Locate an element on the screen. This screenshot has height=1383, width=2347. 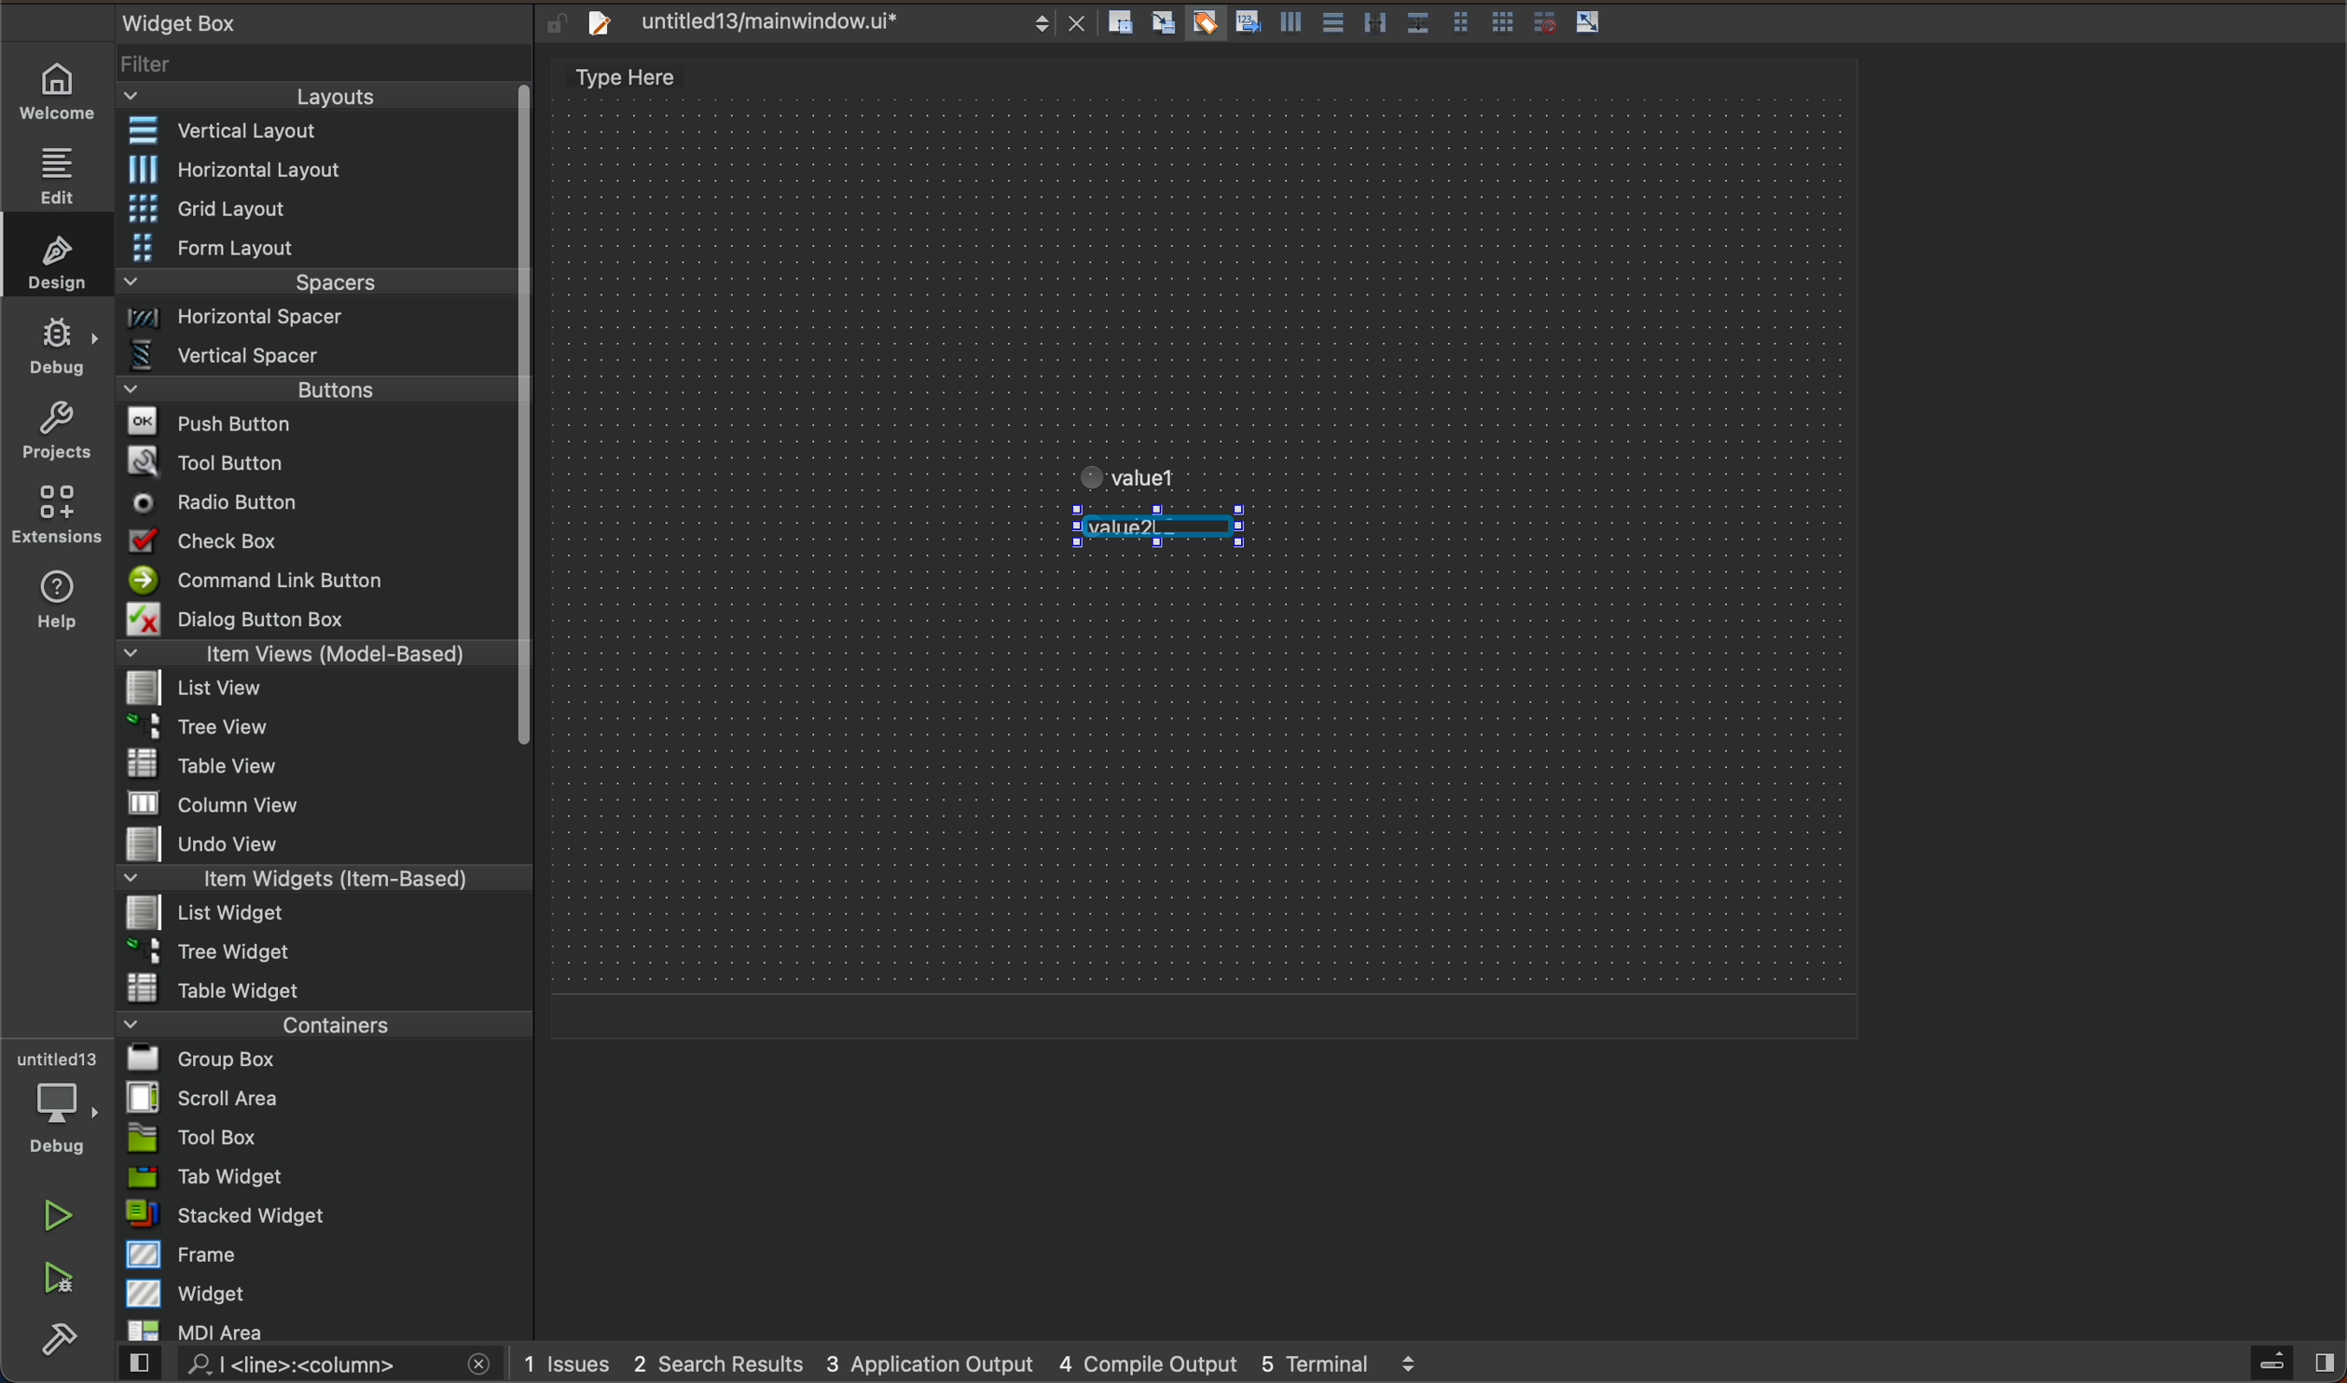
scroll area is located at coordinates (324, 1097).